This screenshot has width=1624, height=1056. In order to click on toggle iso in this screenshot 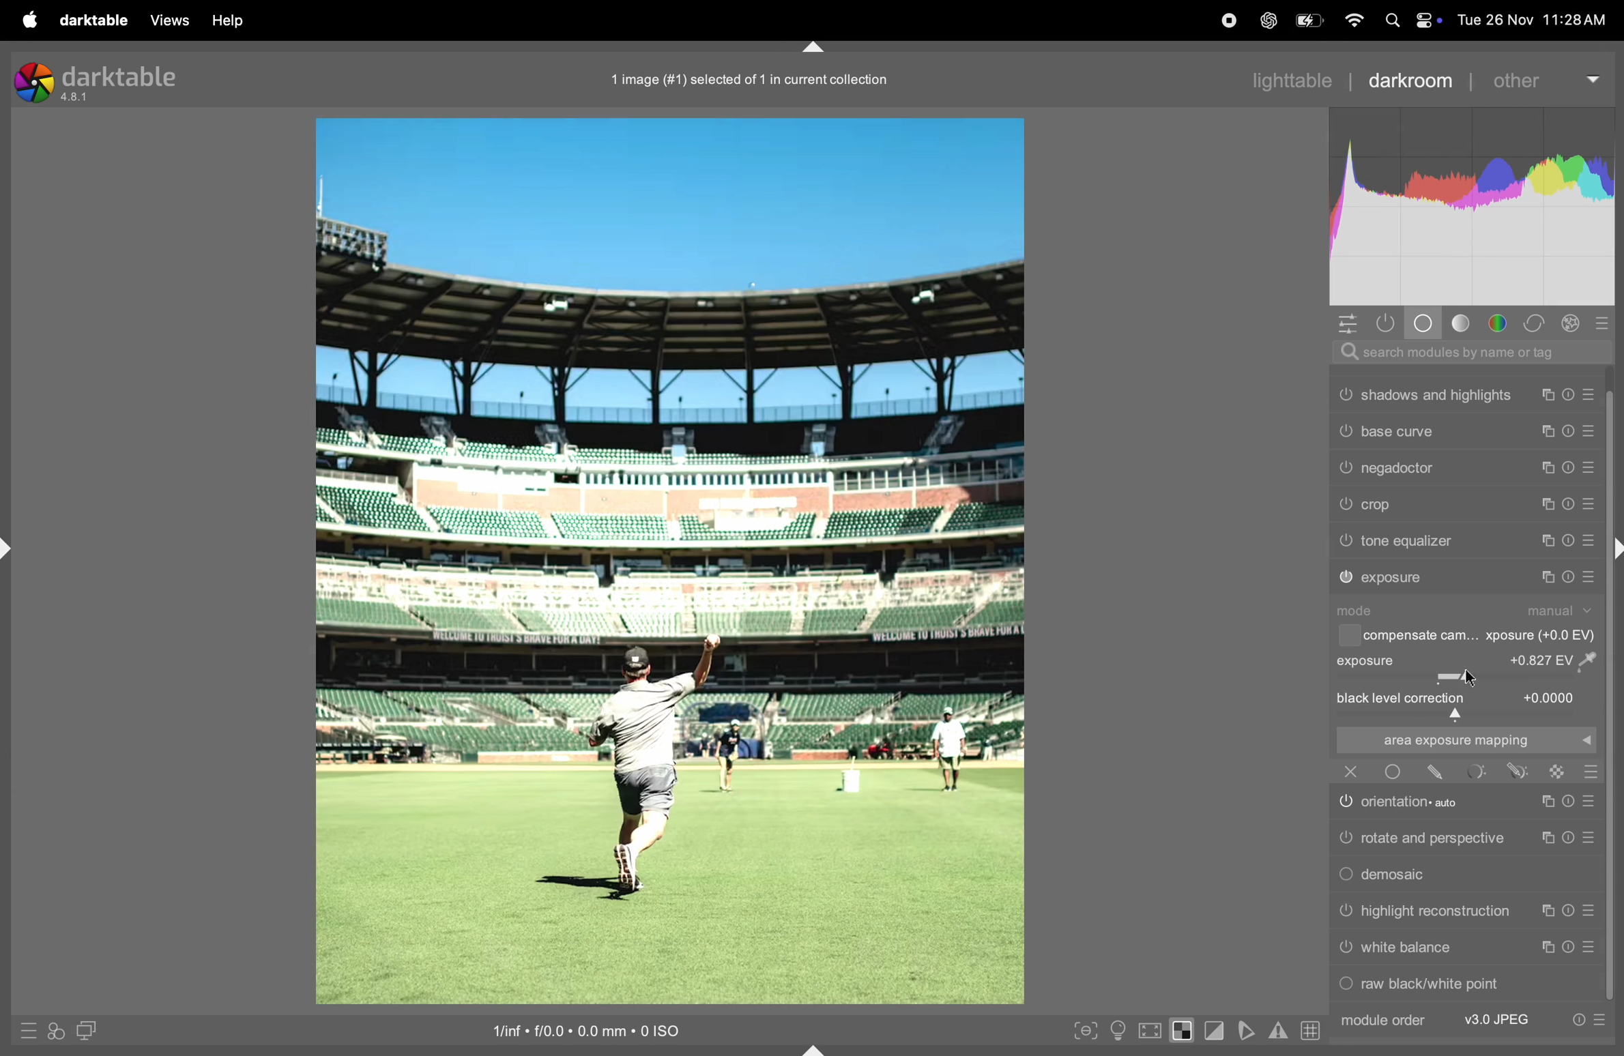, I will do `click(1118, 1030)`.